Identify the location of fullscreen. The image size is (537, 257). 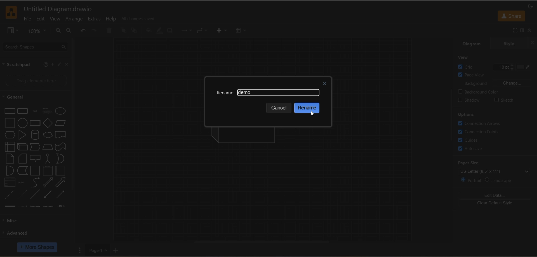
(515, 31).